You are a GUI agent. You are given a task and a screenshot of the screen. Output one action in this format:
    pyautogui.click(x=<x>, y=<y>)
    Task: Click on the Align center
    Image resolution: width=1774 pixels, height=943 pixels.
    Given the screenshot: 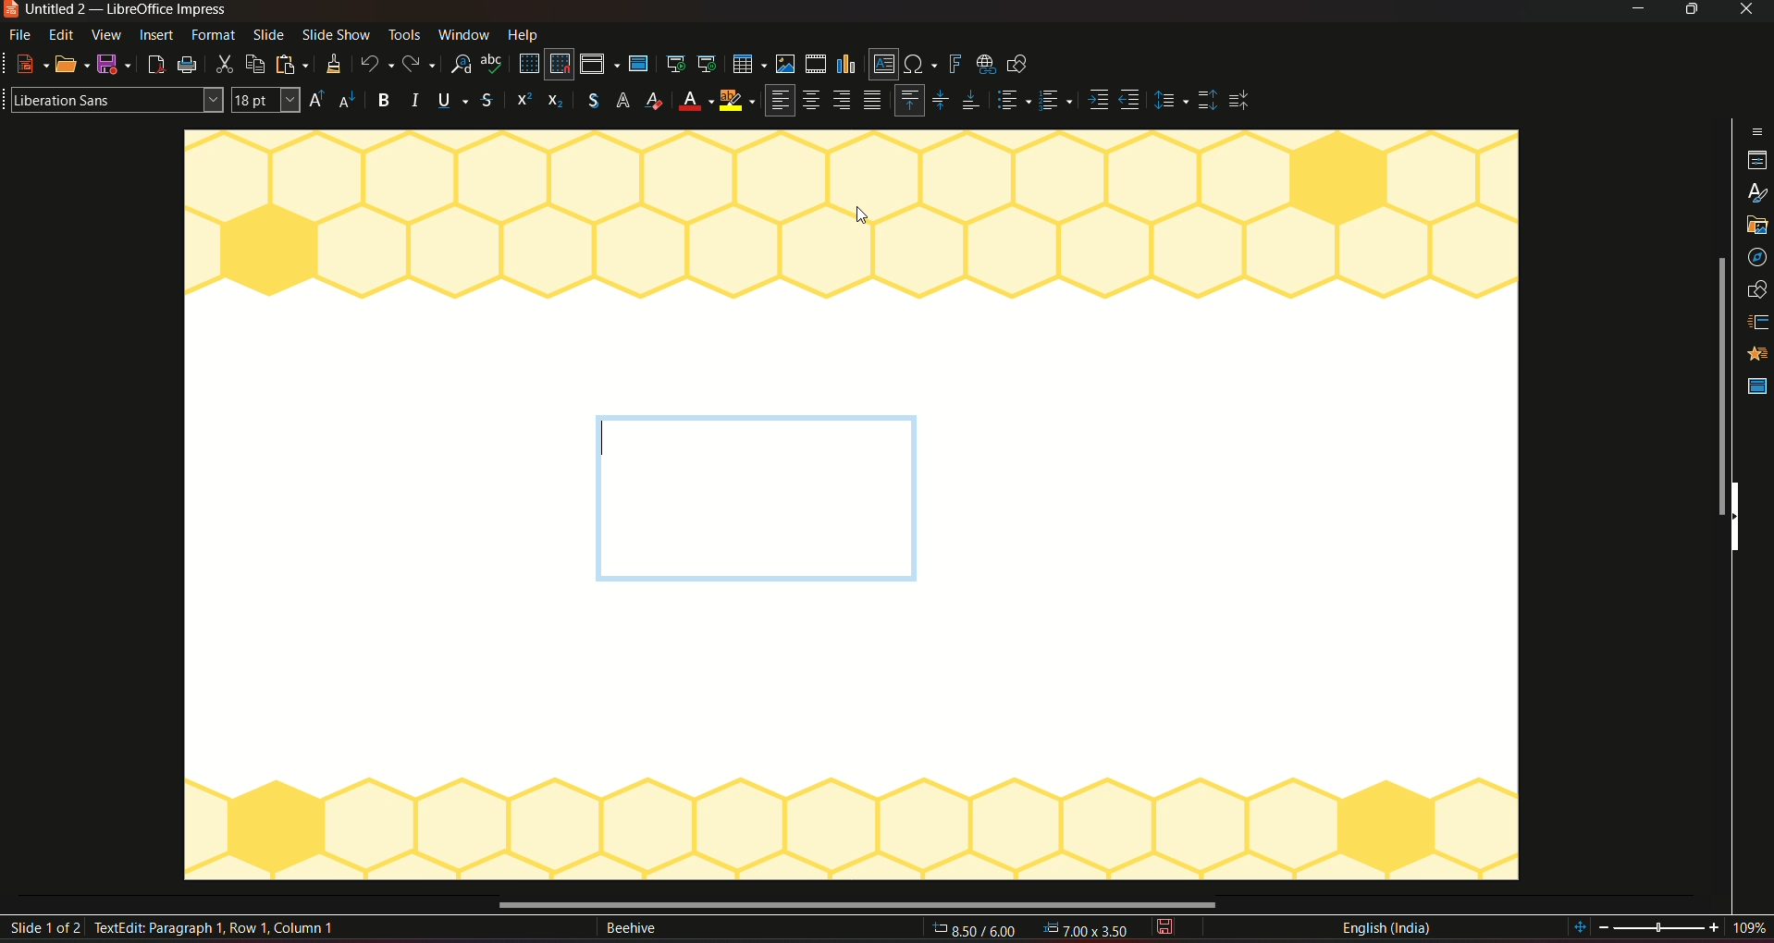 What is the action you would take?
    pyautogui.click(x=941, y=98)
    